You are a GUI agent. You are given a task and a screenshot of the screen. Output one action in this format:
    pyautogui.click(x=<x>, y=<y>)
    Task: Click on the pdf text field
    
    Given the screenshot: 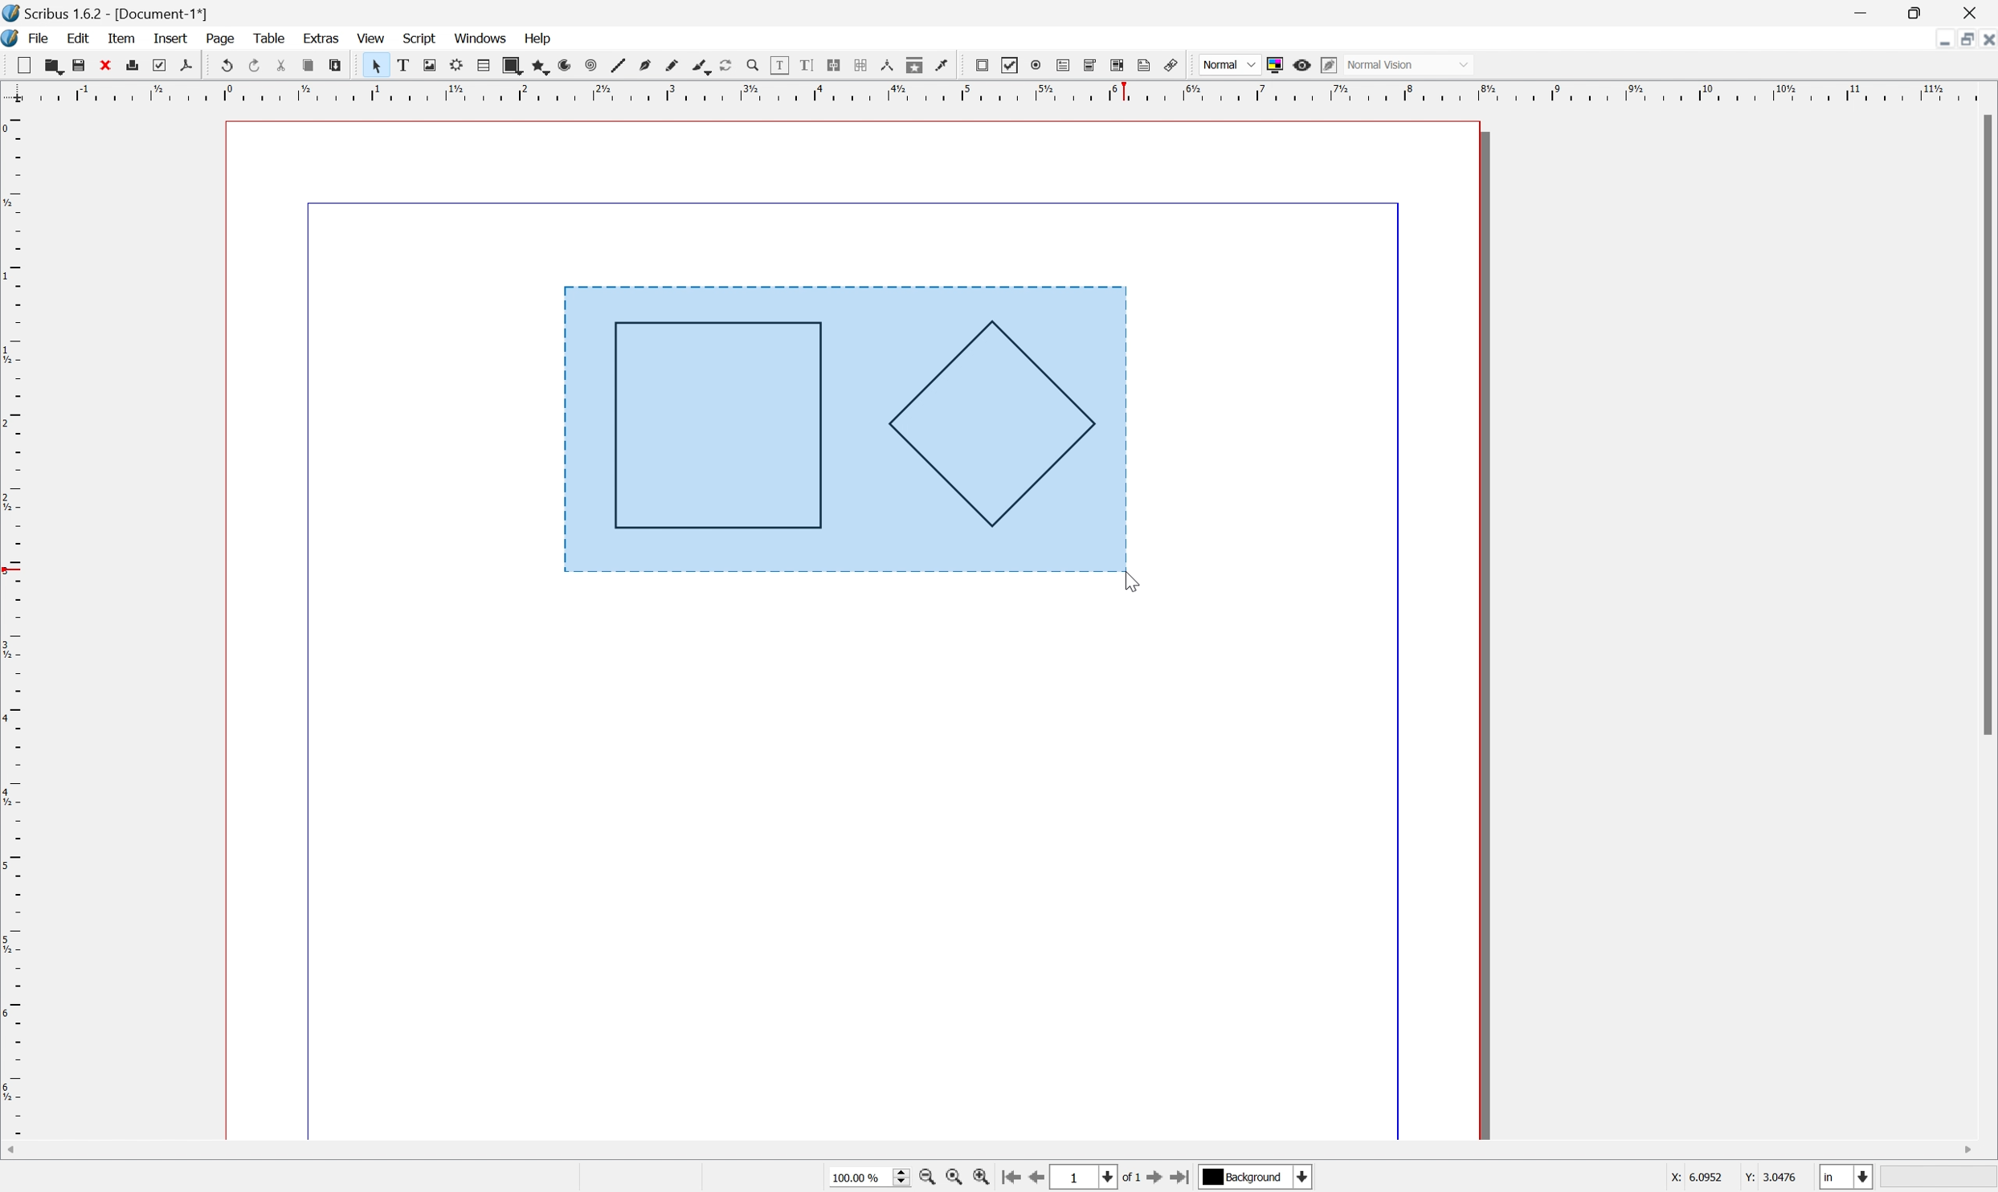 What is the action you would take?
    pyautogui.click(x=1062, y=63)
    